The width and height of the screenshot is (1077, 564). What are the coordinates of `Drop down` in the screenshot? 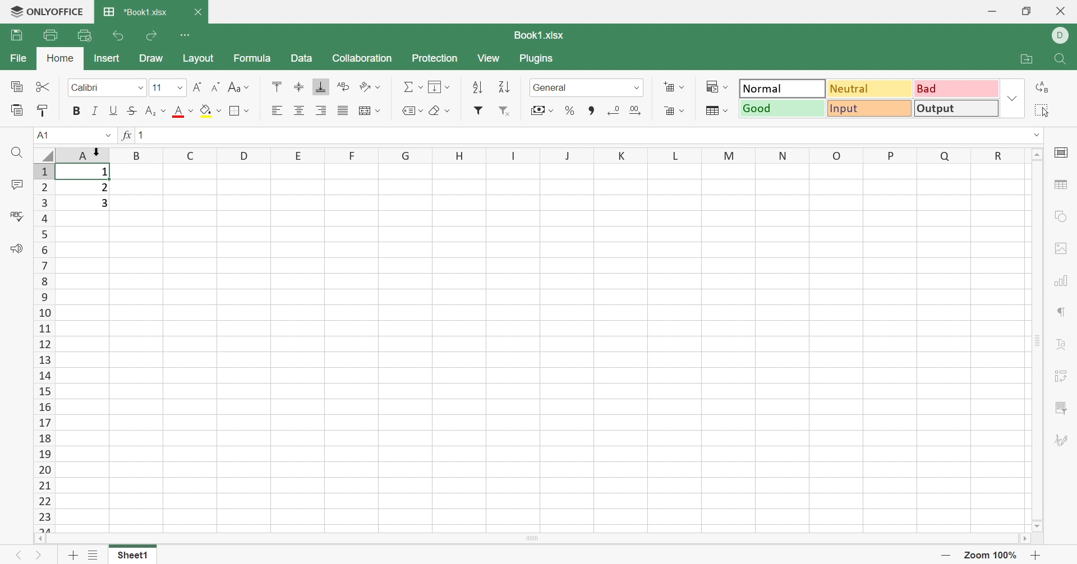 It's located at (1012, 97).